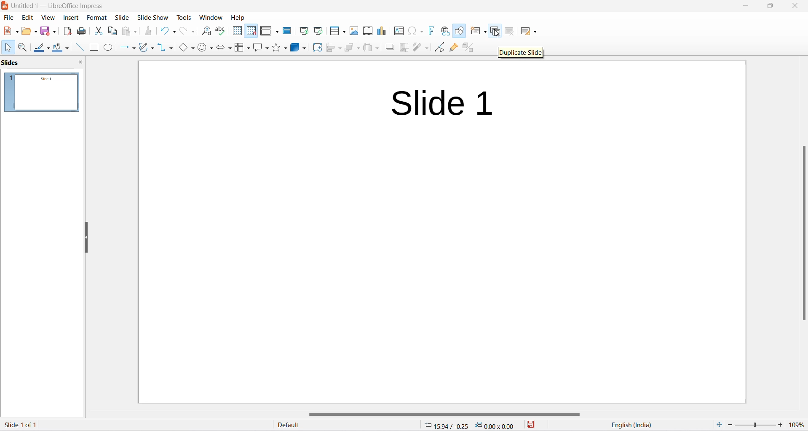  What do you see at coordinates (384, 32) in the screenshot?
I see `insert chart` at bounding box center [384, 32].